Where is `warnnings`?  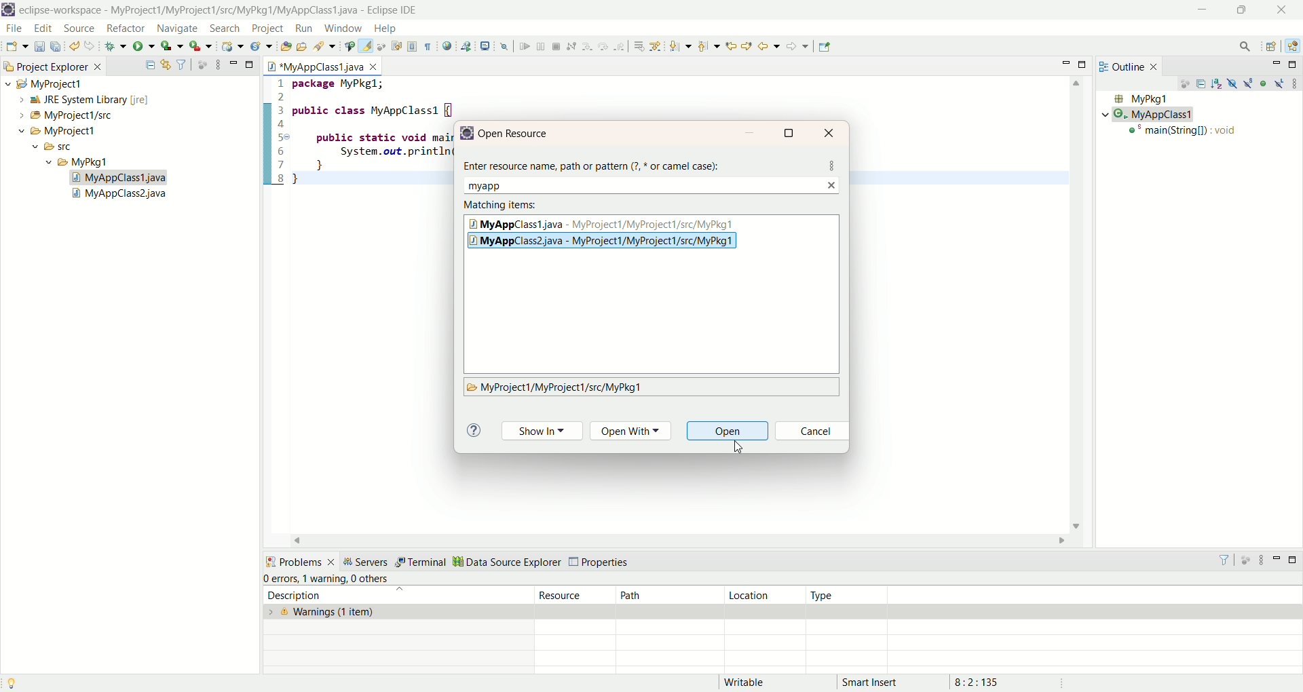 warnnings is located at coordinates (398, 612).